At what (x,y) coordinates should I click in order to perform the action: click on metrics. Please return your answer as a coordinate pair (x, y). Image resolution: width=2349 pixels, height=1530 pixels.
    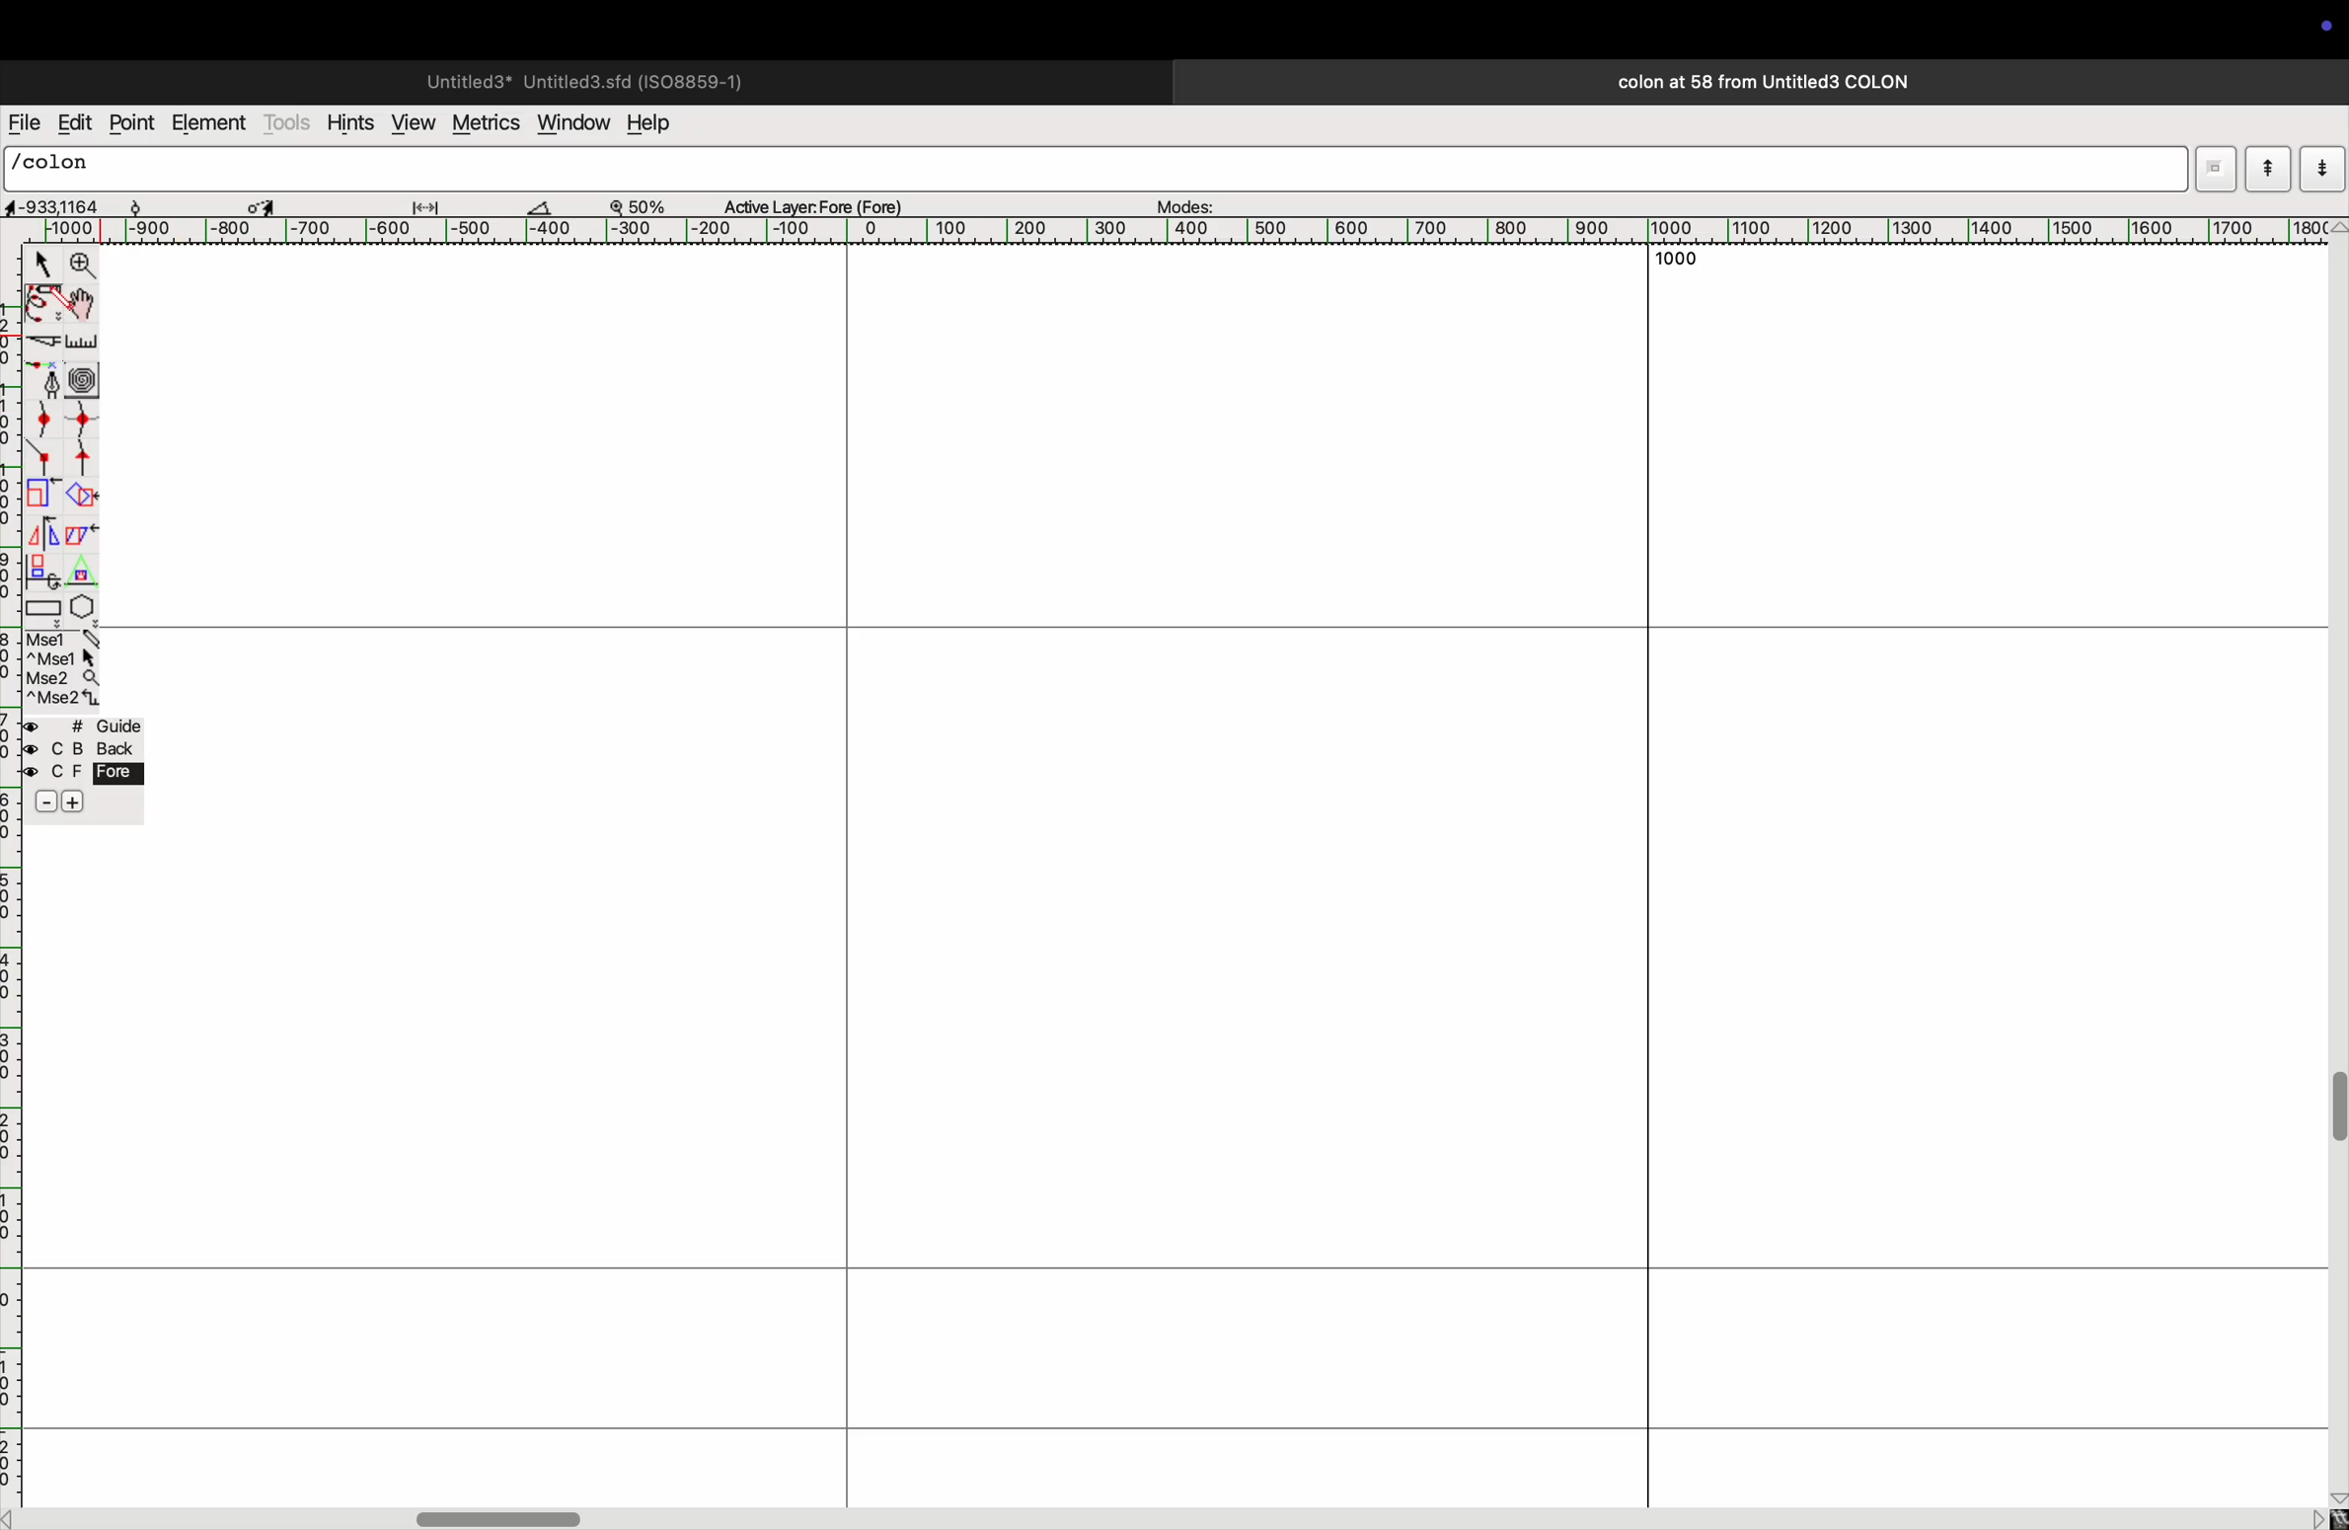
    Looking at the image, I should click on (484, 123).